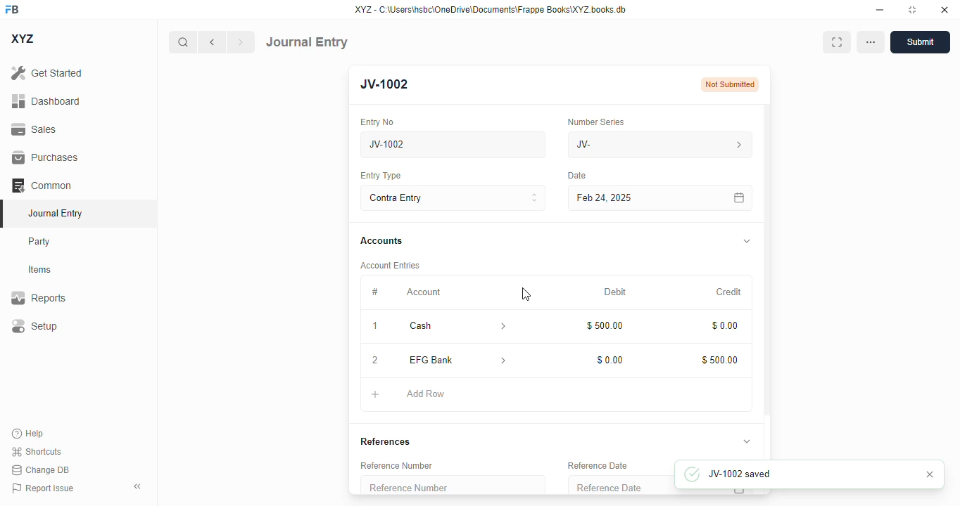 Image resolution: width=960 pixels, height=506 pixels. Describe the element at coordinates (43, 488) in the screenshot. I see `report issue` at that location.